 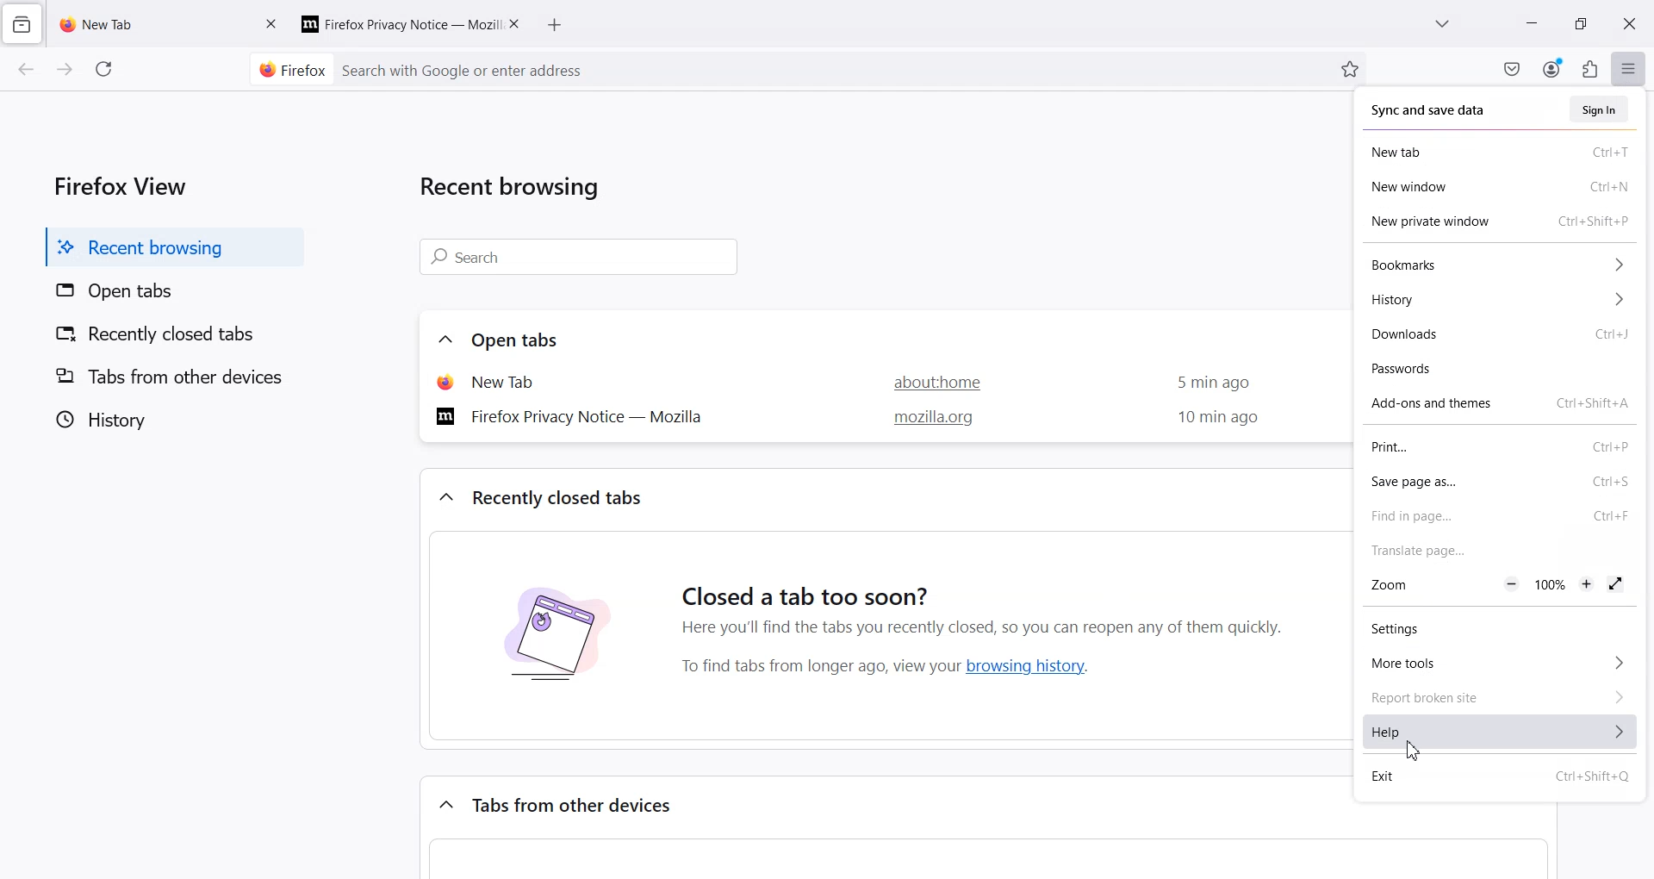 What do you see at coordinates (169, 376) in the screenshot?
I see `Tabs from other devices` at bounding box center [169, 376].